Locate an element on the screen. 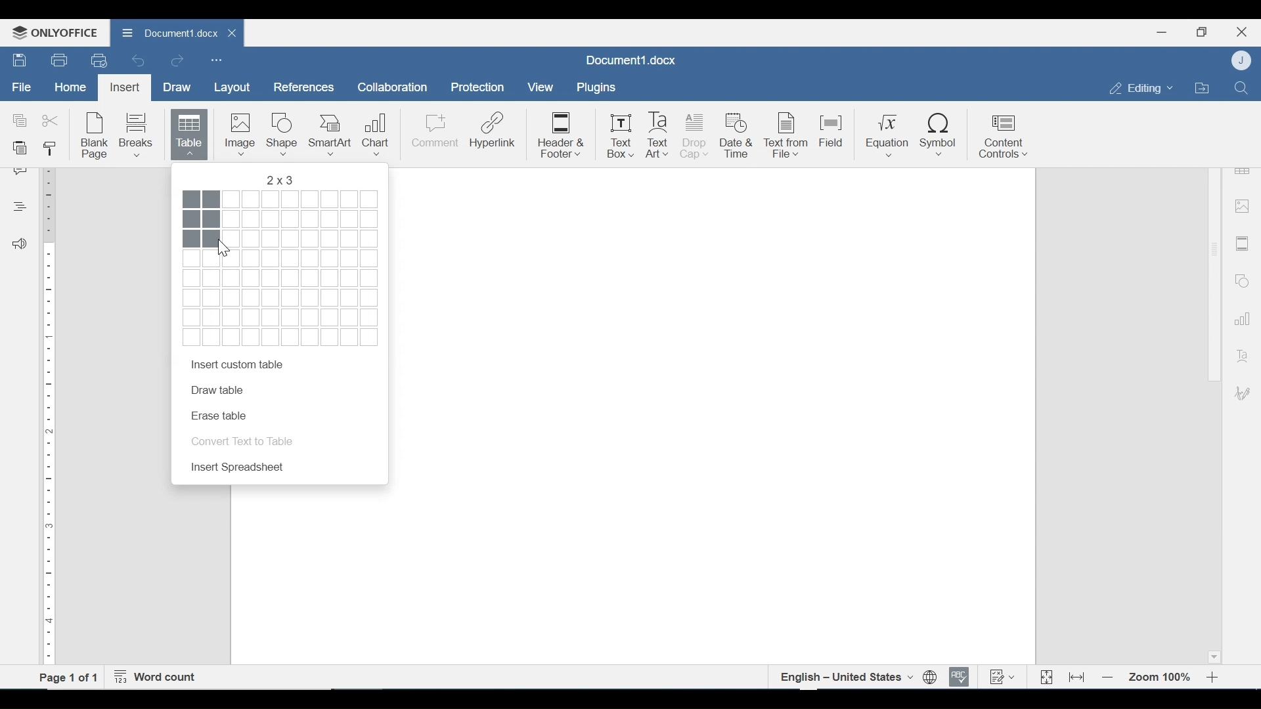  Layout is located at coordinates (232, 88).